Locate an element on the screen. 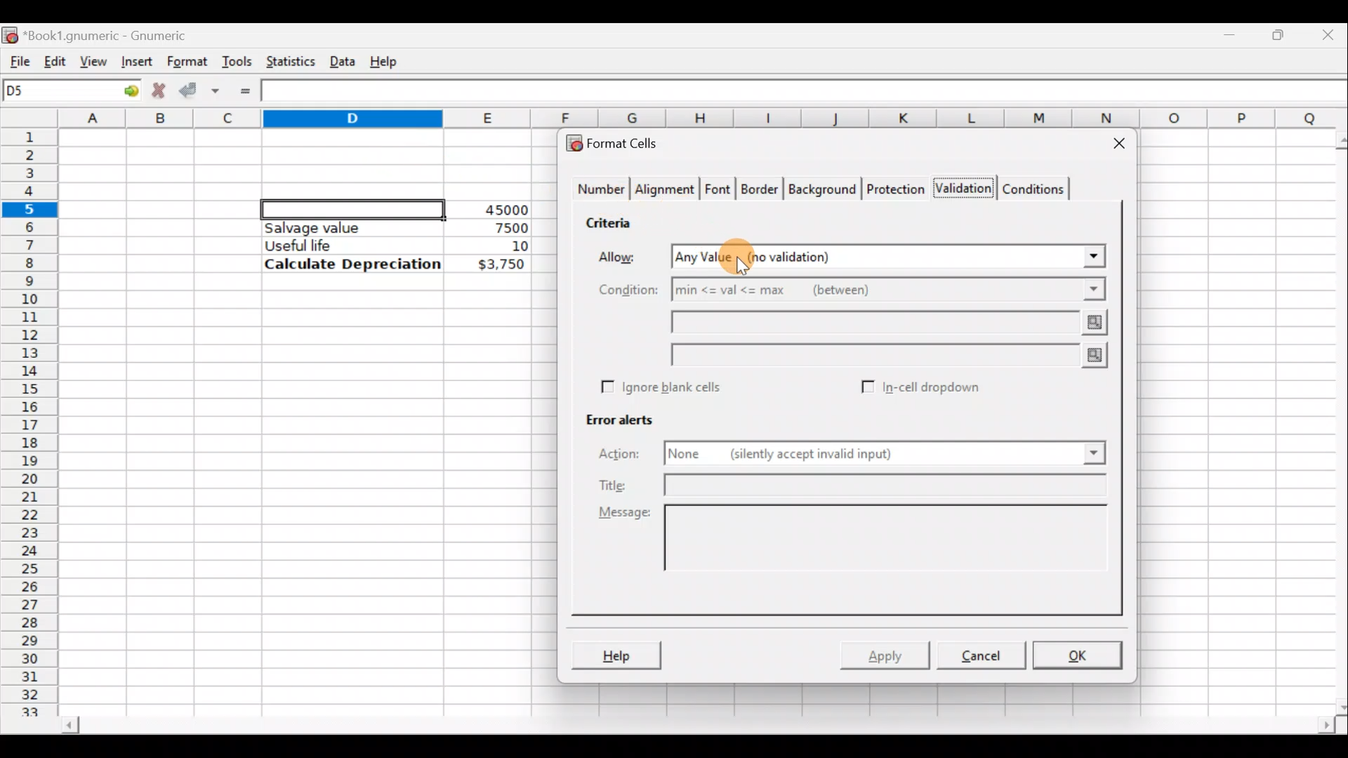 The height and width of the screenshot is (758, 1348). Useful life is located at coordinates (345, 245).